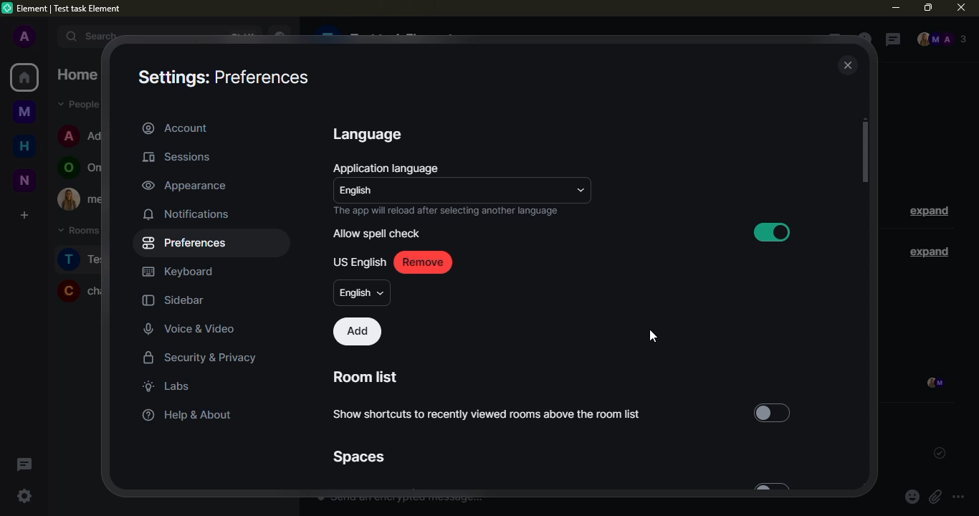  I want to click on preferences, so click(187, 243).